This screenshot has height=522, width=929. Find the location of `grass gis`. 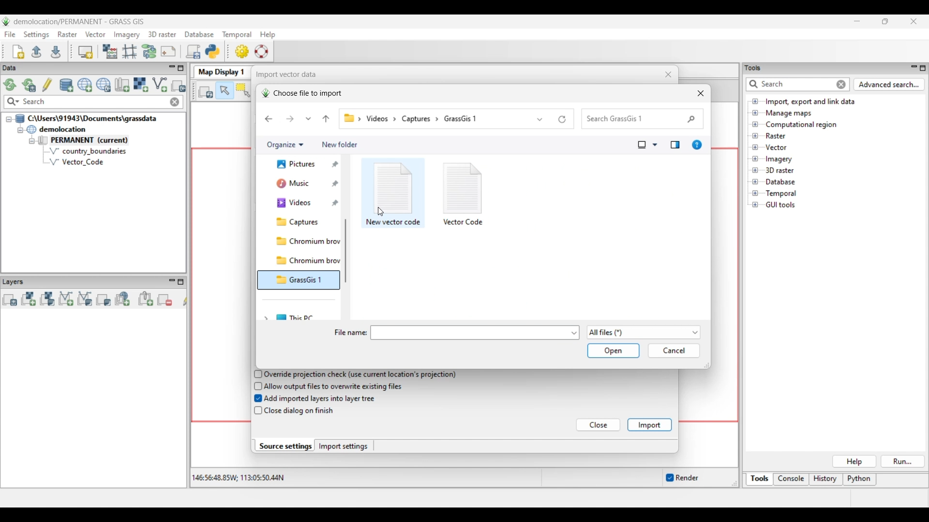

grass gis is located at coordinates (466, 119).